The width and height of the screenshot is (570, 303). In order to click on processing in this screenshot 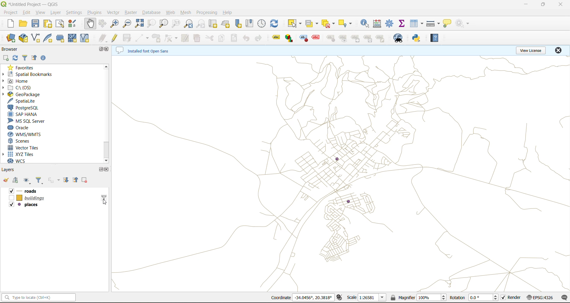, I will do `click(207, 13)`.